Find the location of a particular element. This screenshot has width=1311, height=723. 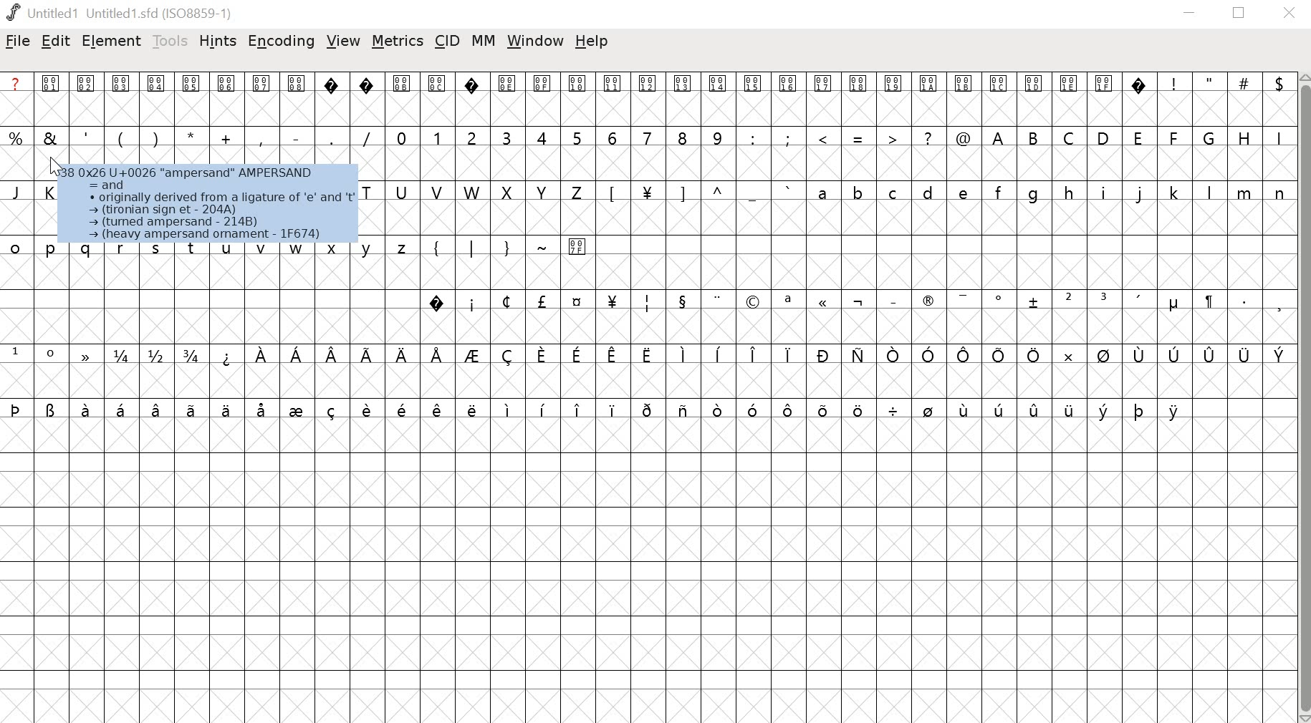

0013 is located at coordinates (685, 100).